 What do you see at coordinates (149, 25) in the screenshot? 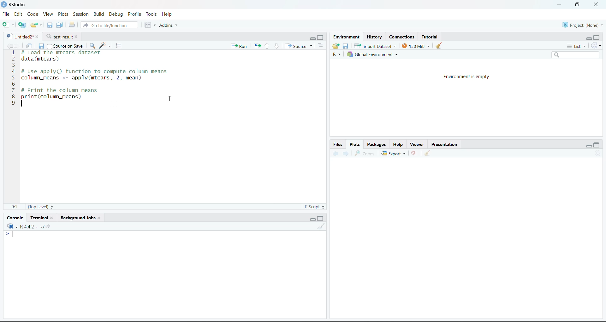
I see `Workspace panes` at bounding box center [149, 25].